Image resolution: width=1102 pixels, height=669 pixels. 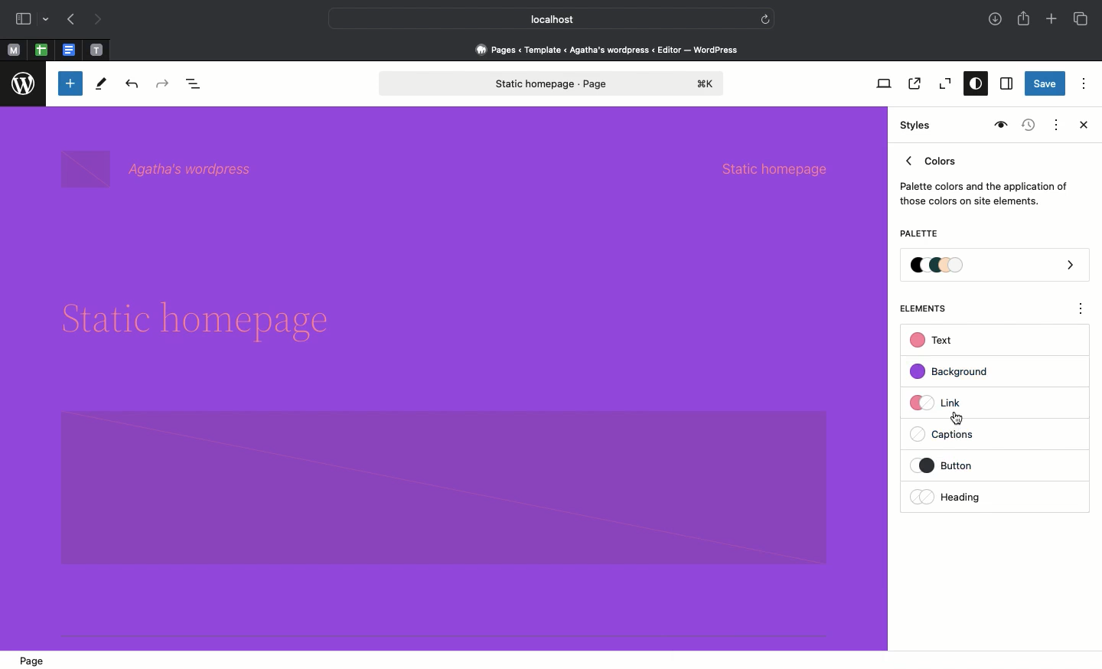 What do you see at coordinates (913, 83) in the screenshot?
I see `View page` at bounding box center [913, 83].